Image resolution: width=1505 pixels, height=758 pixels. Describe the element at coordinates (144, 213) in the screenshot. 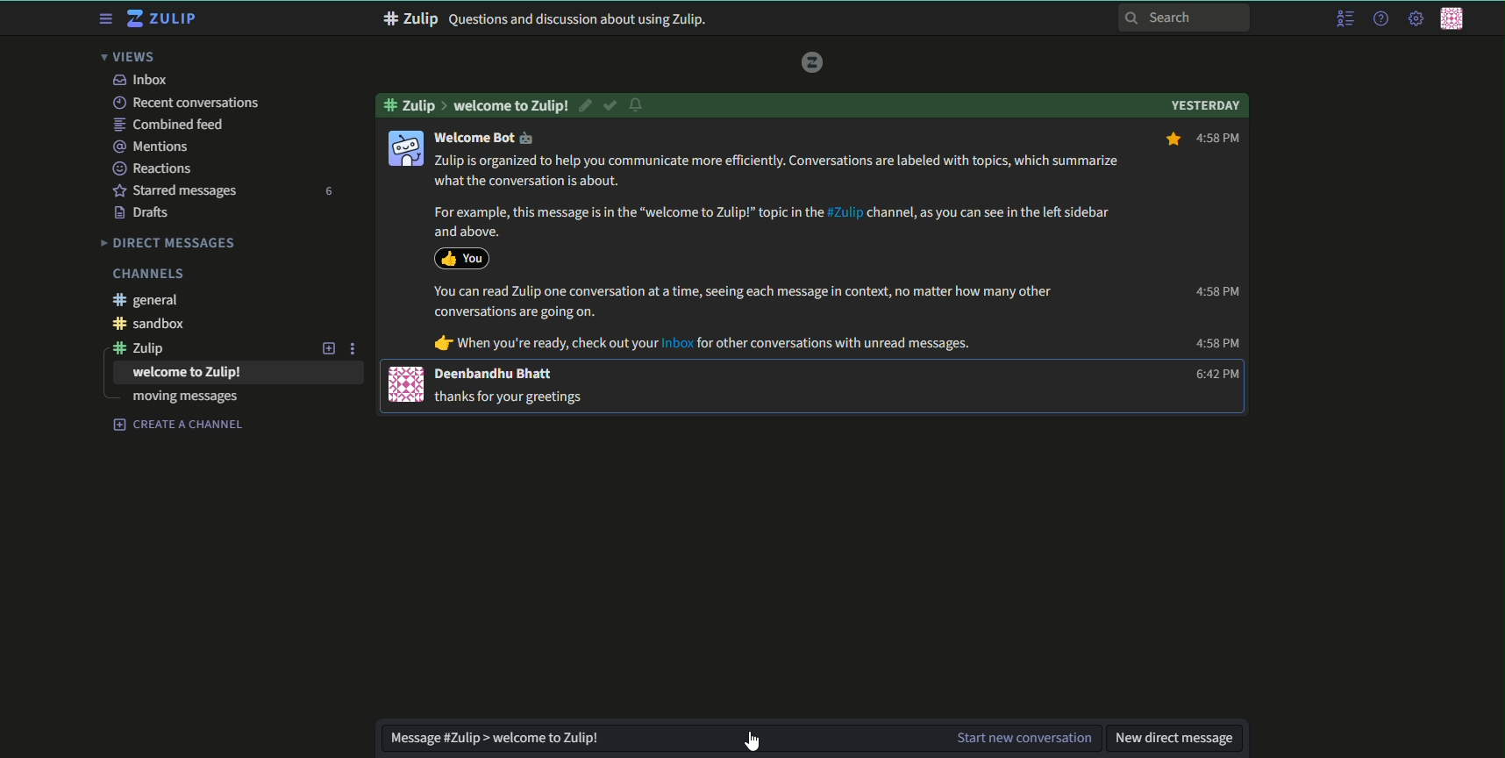

I see `Drafts` at that location.